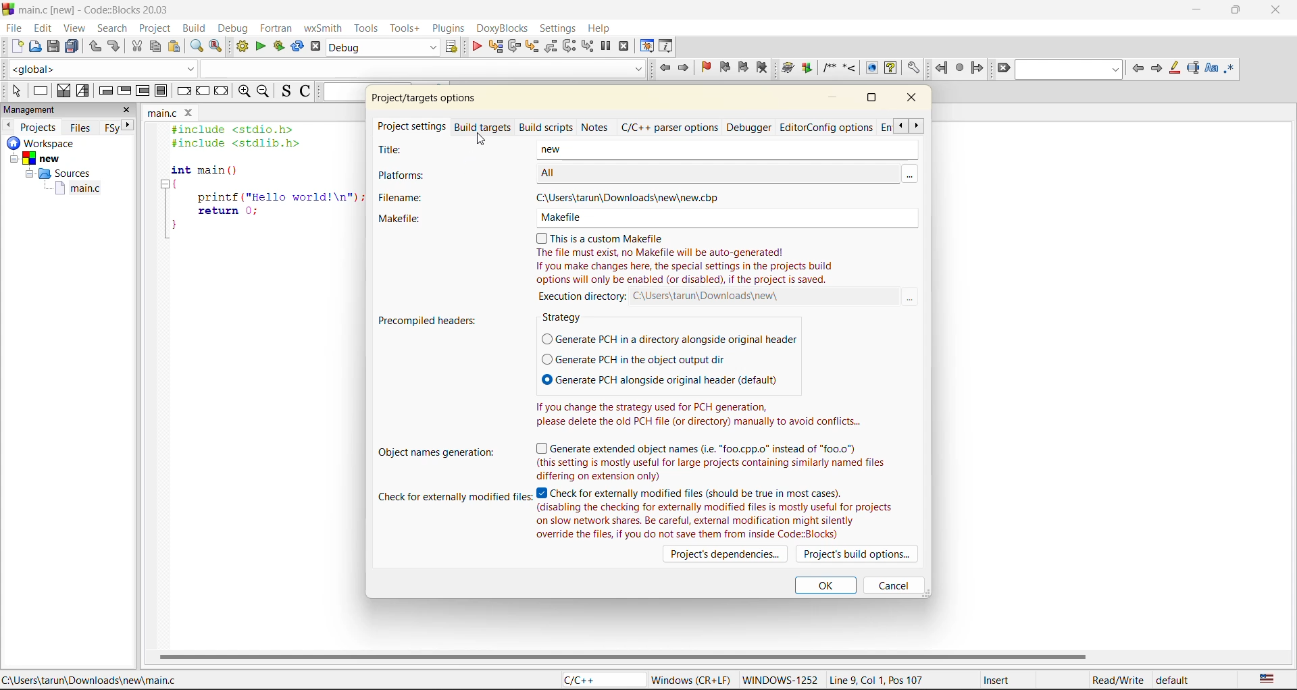 This screenshot has width=1297, height=690. Describe the element at coordinates (306, 92) in the screenshot. I see `toggle comments` at that location.